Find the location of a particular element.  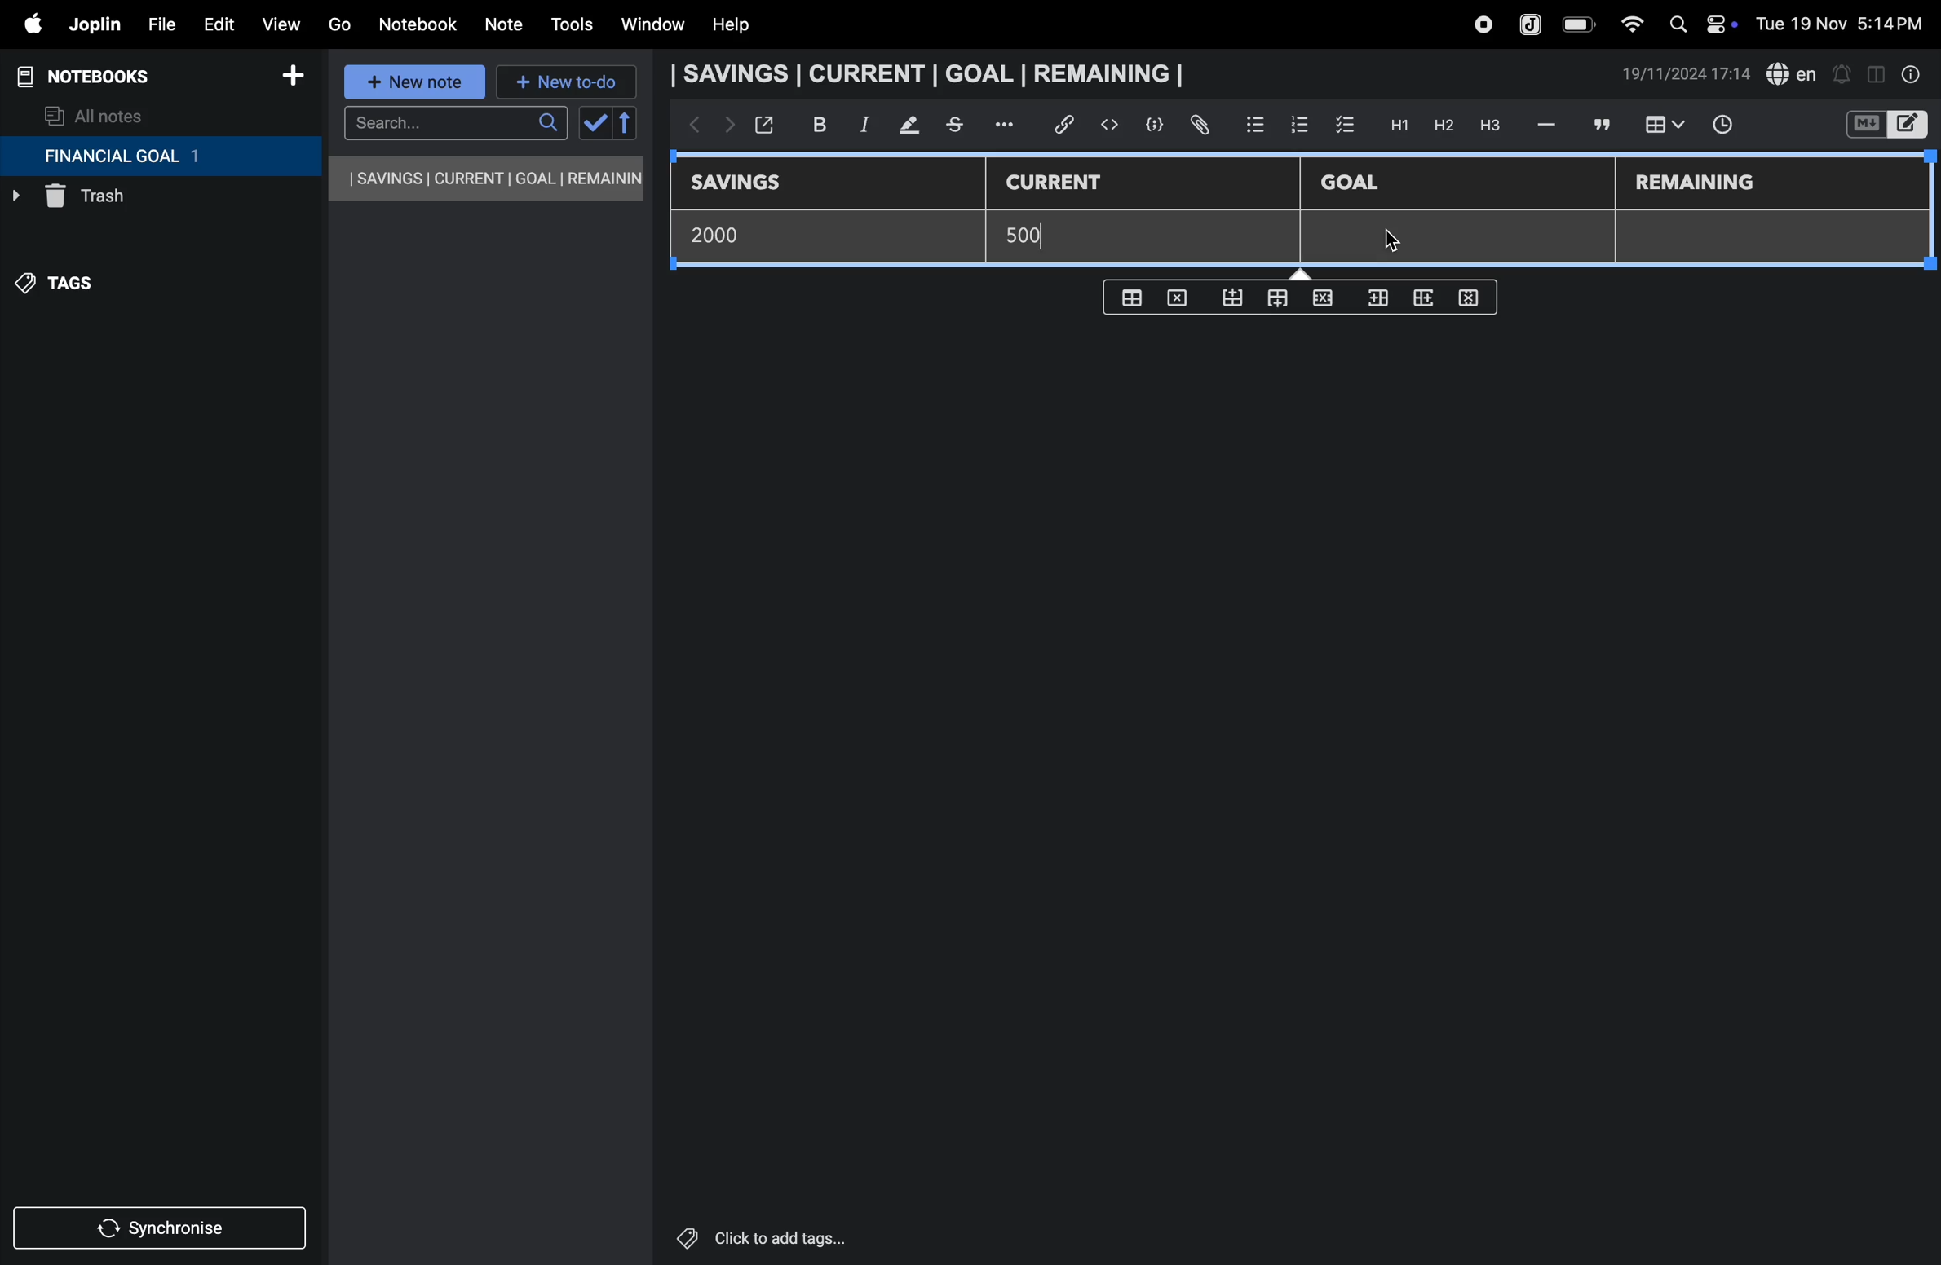

notebook is located at coordinates (417, 24).